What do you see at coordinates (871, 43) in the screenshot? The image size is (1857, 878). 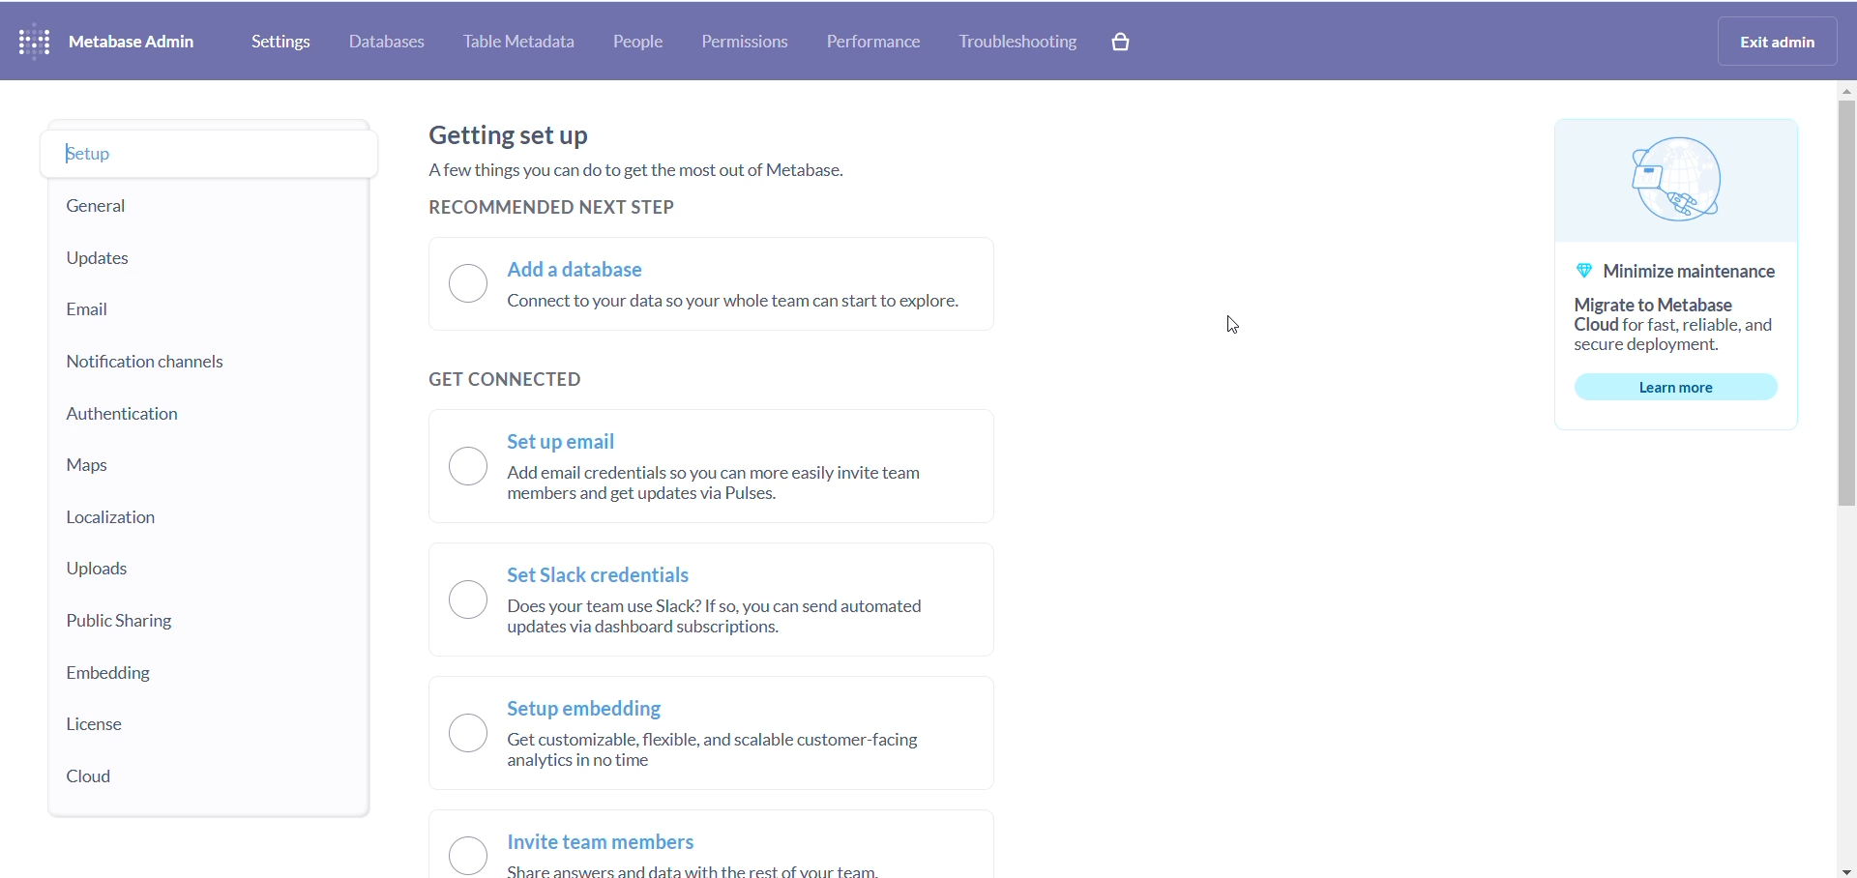 I see `performance` at bounding box center [871, 43].